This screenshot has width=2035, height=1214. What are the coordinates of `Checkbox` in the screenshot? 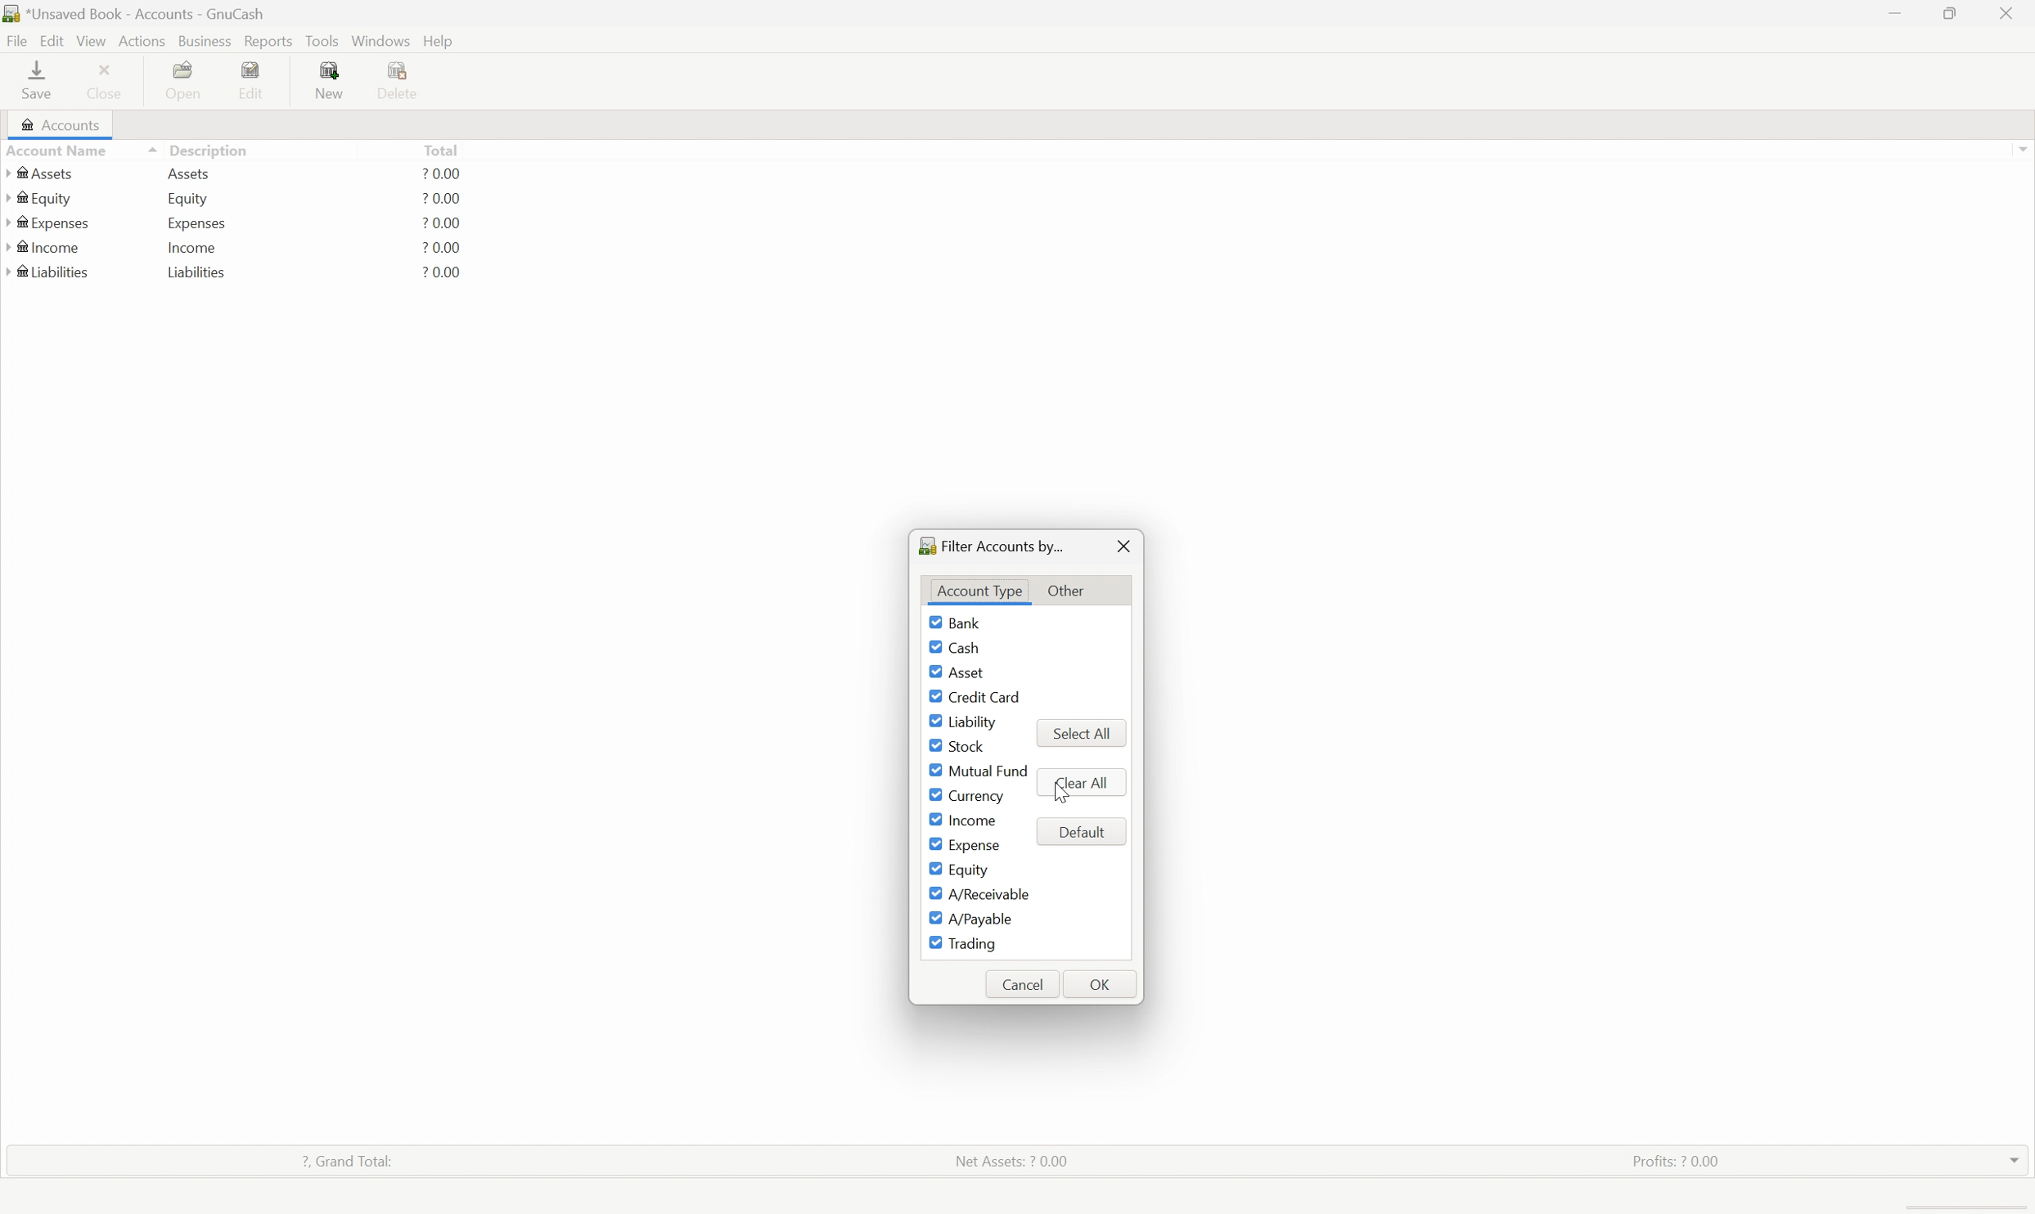 It's located at (933, 648).